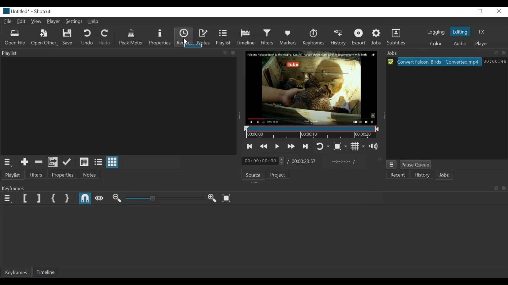 Image resolution: width=508 pixels, height=285 pixels. I want to click on View as file, so click(99, 162).